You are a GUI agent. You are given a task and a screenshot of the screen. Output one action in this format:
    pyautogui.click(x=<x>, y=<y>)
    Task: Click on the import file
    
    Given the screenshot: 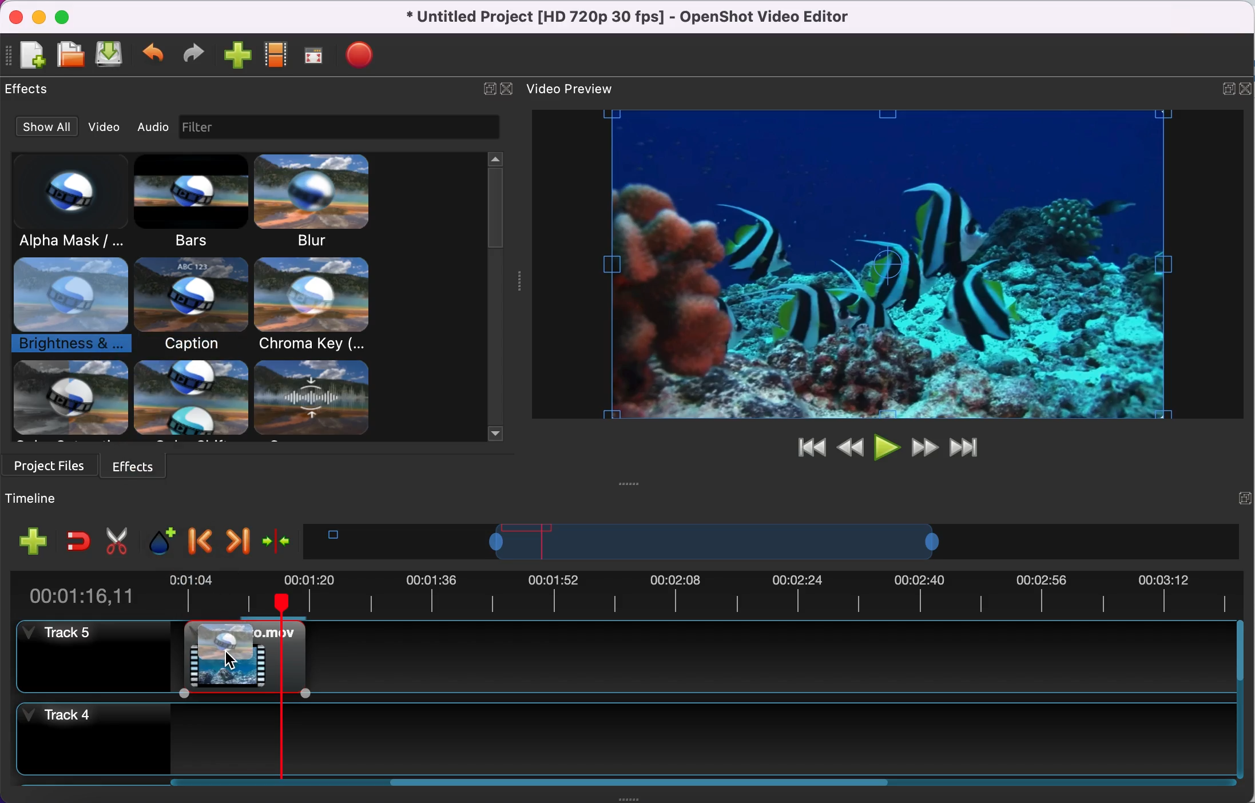 What is the action you would take?
    pyautogui.click(x=236, y=57)
    